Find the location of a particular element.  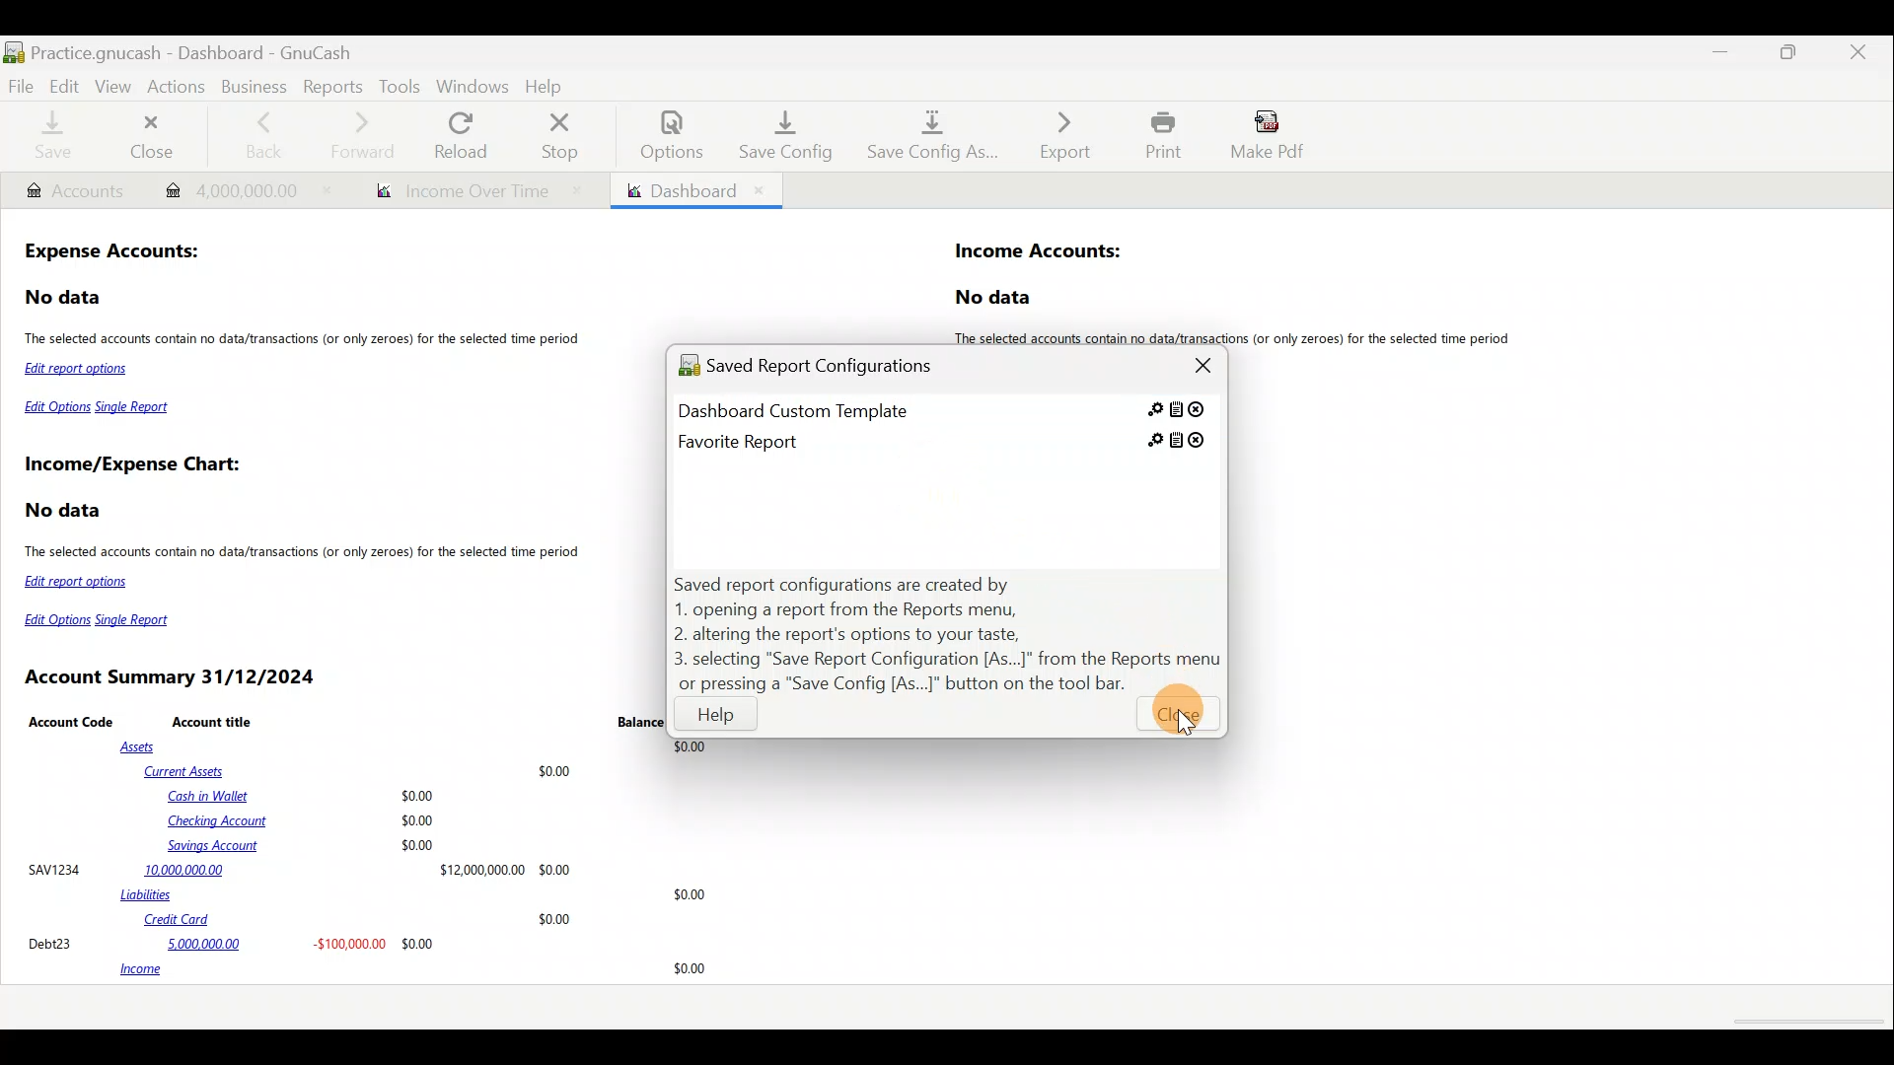

Credit Card $0.00 is located at coordinates (359, 920).